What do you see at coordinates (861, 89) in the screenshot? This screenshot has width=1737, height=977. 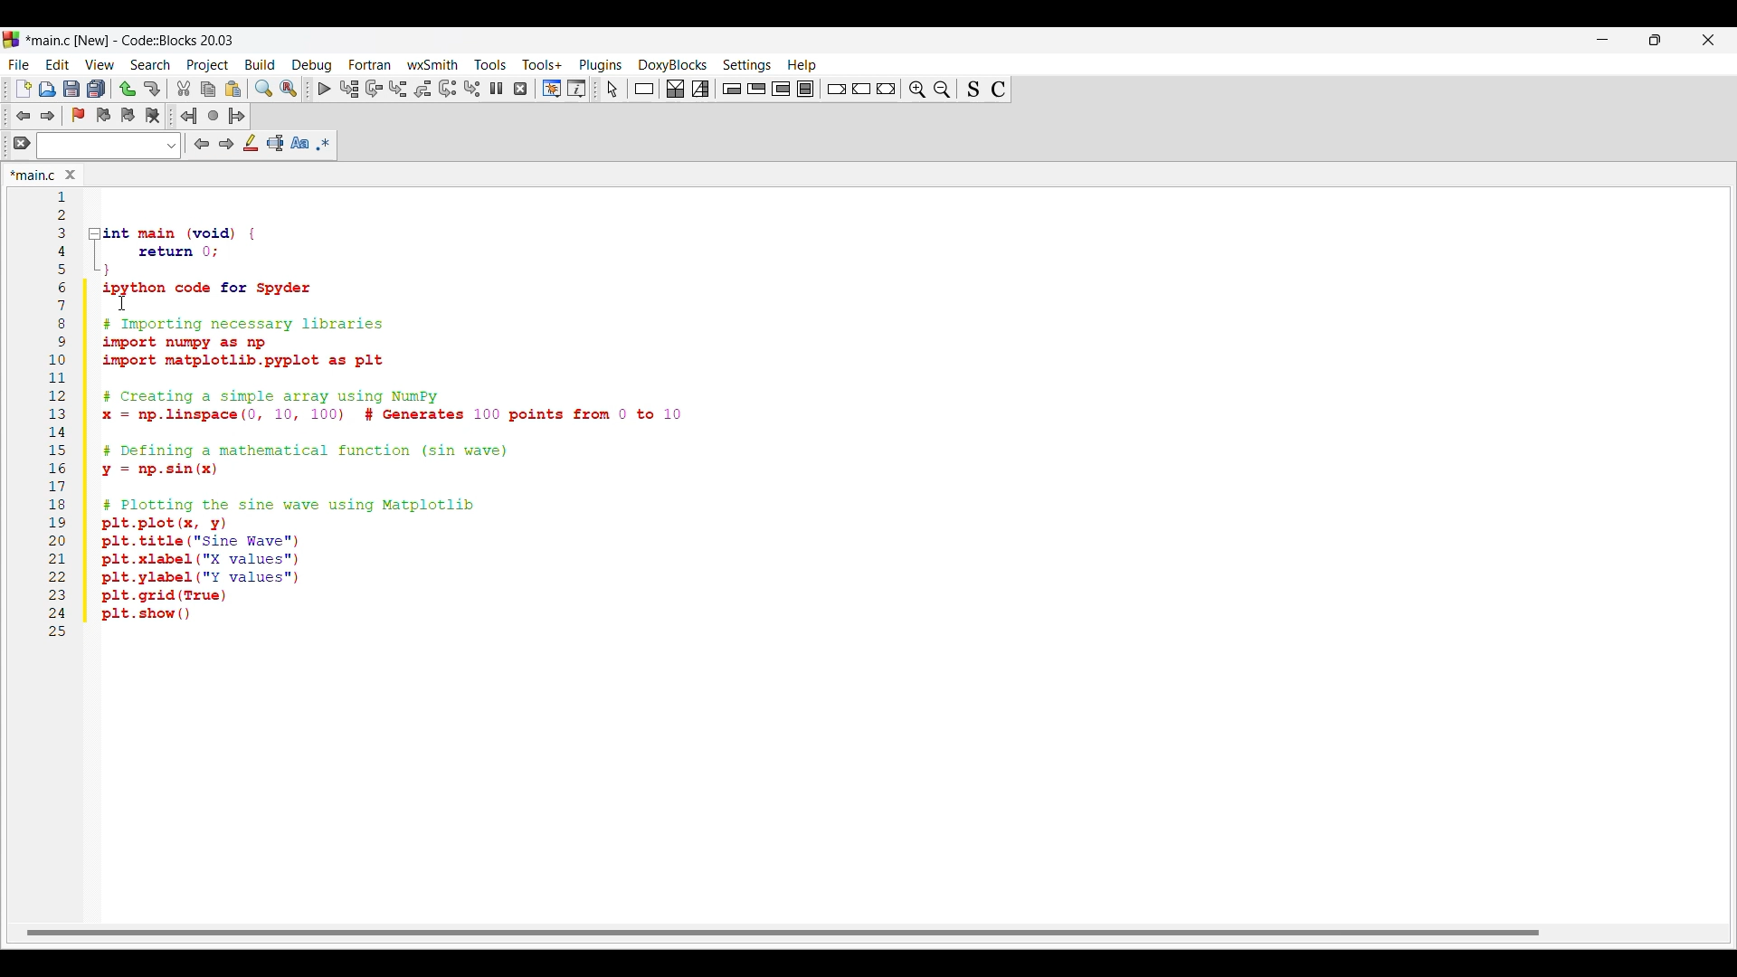 I see `Continue instruction` at bounding box center [861, 89].